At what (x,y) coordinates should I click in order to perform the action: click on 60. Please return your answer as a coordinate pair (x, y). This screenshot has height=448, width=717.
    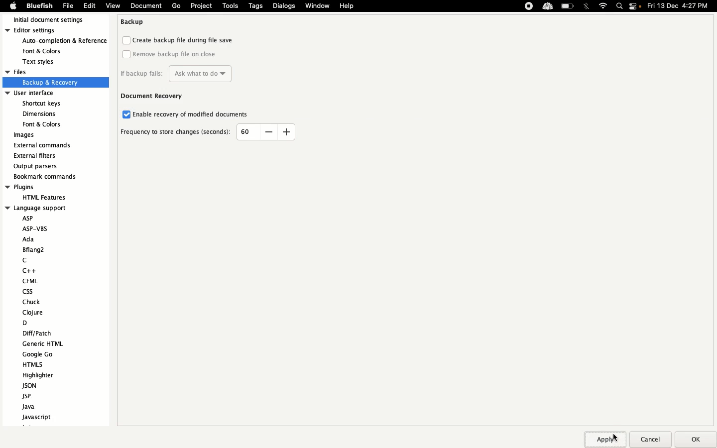
    Looking at the image, I should click on (245, 130).